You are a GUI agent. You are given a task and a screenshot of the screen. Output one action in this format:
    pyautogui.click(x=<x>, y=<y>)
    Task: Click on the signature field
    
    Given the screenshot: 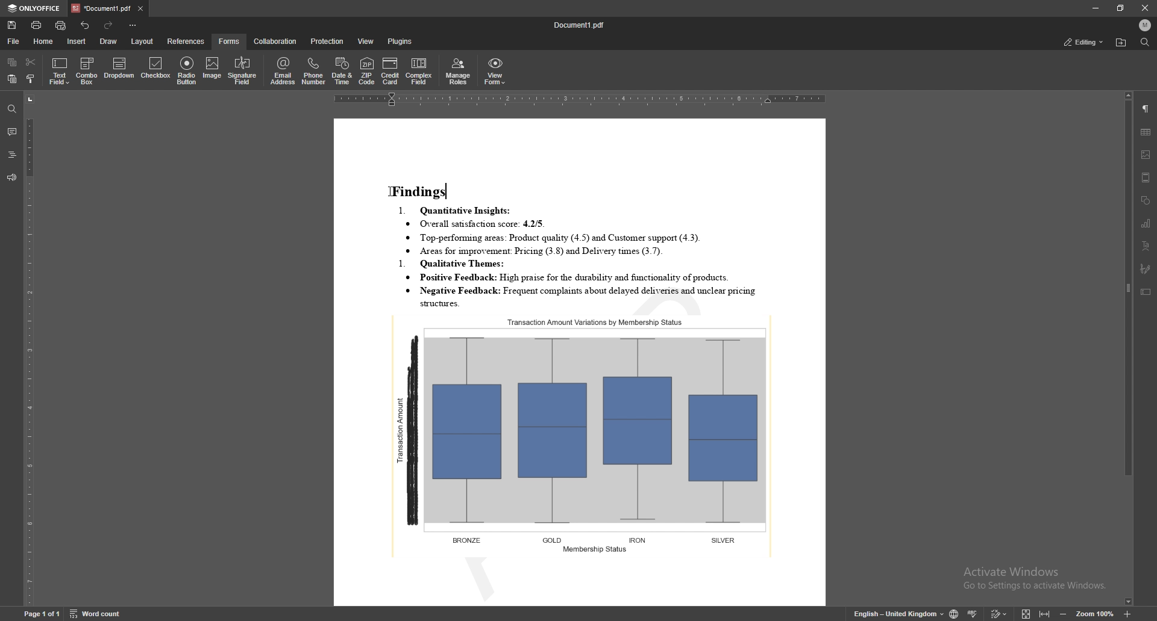 What is the action you would take?
    pyautogui.click(x=243, y=70)
    